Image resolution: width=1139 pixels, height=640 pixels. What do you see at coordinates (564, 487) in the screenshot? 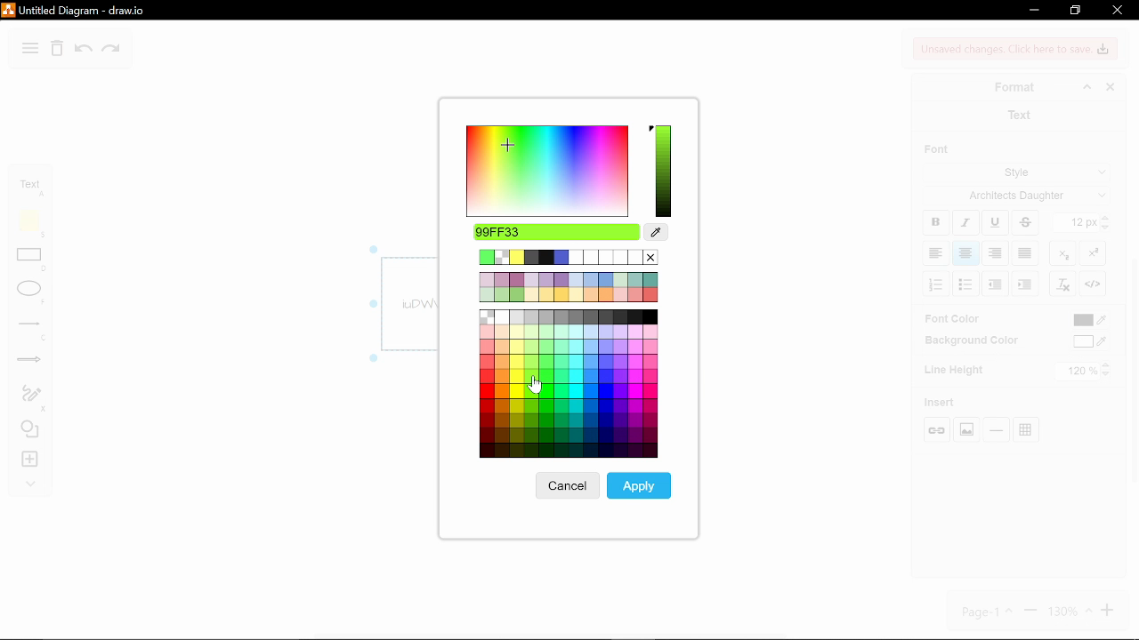
I see `cancel` at bounding box center [564, 487].